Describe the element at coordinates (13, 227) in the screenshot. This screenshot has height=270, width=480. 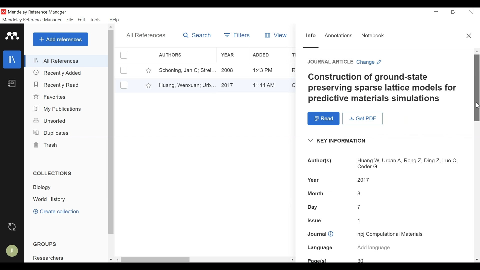
I see `Sync` at that location.